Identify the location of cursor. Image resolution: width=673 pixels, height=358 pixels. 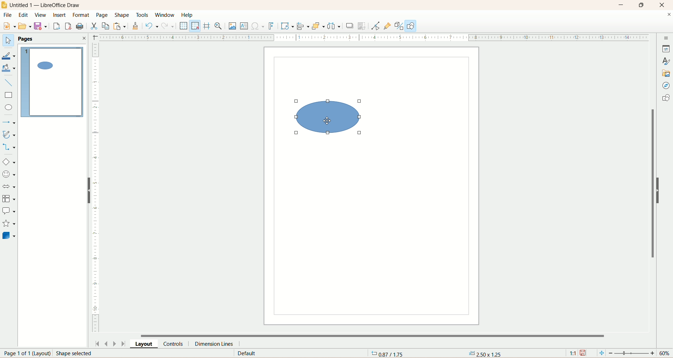
(328, 122).